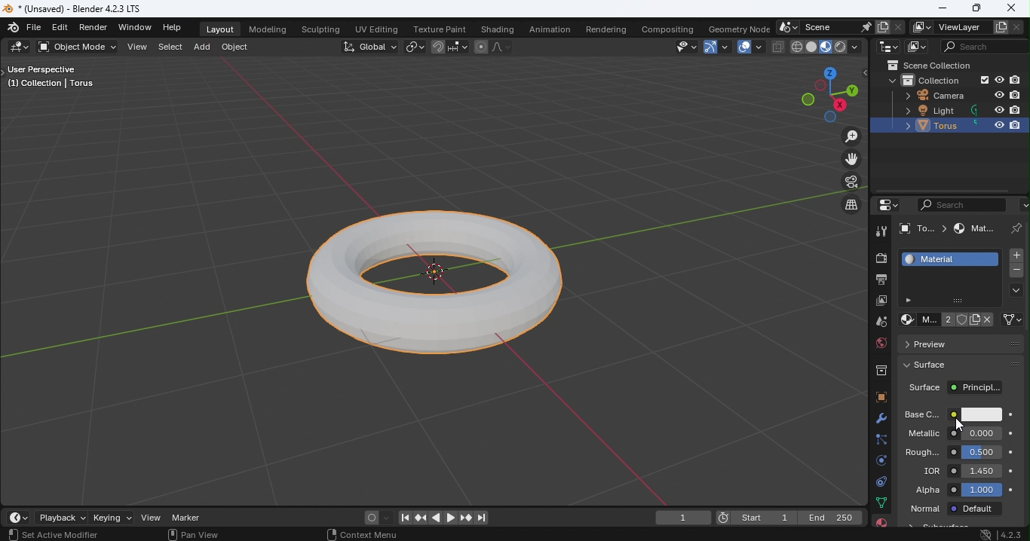 Image resolution: width=1030 pixels, height=541 pixels. I want to click on Pan view, so click(192, 535).